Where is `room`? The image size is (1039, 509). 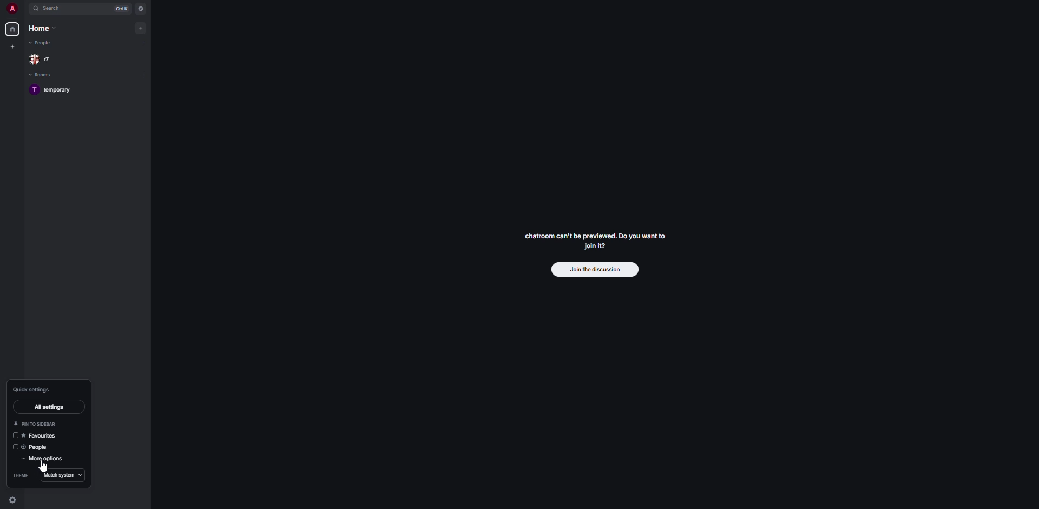 room is located at coordinates (54, 90).